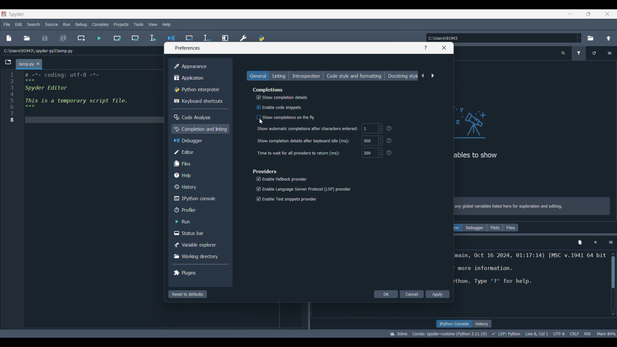  What do you see at coordinates (63, 38) in the screenshot?
I see `Save all files` at bounding box center [63, 38].